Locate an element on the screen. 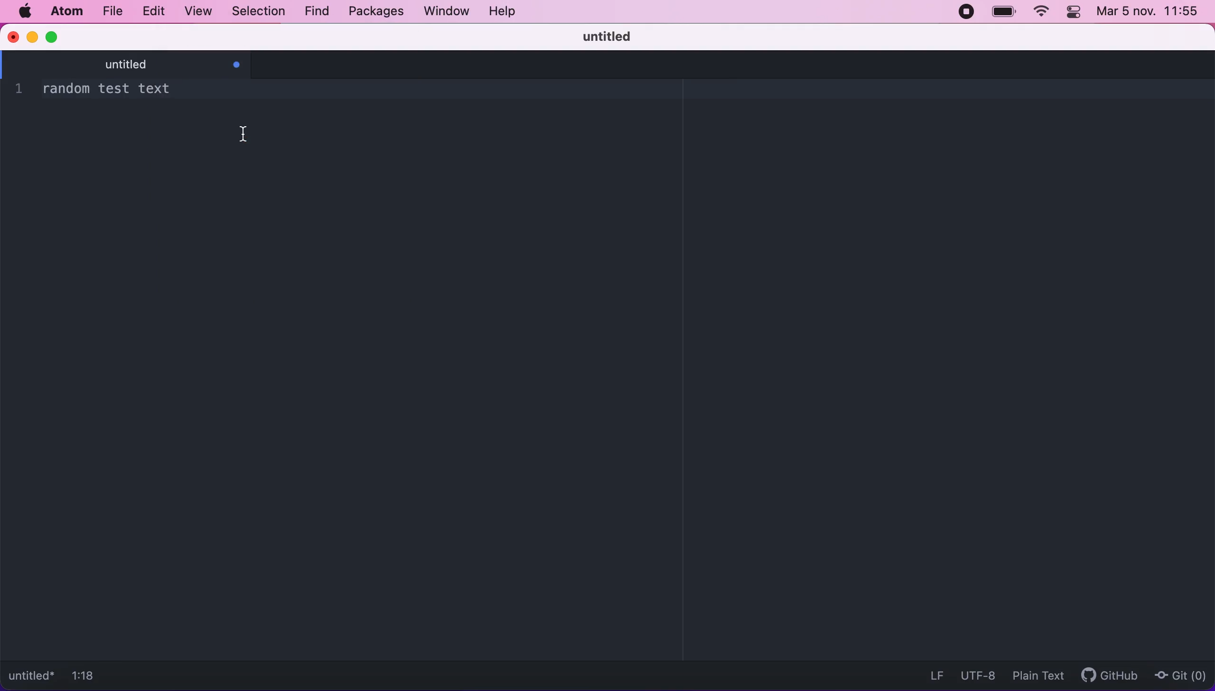 The height and width of the screenshot is (691, 1215). untitled* is located at coordinates (32, 674).